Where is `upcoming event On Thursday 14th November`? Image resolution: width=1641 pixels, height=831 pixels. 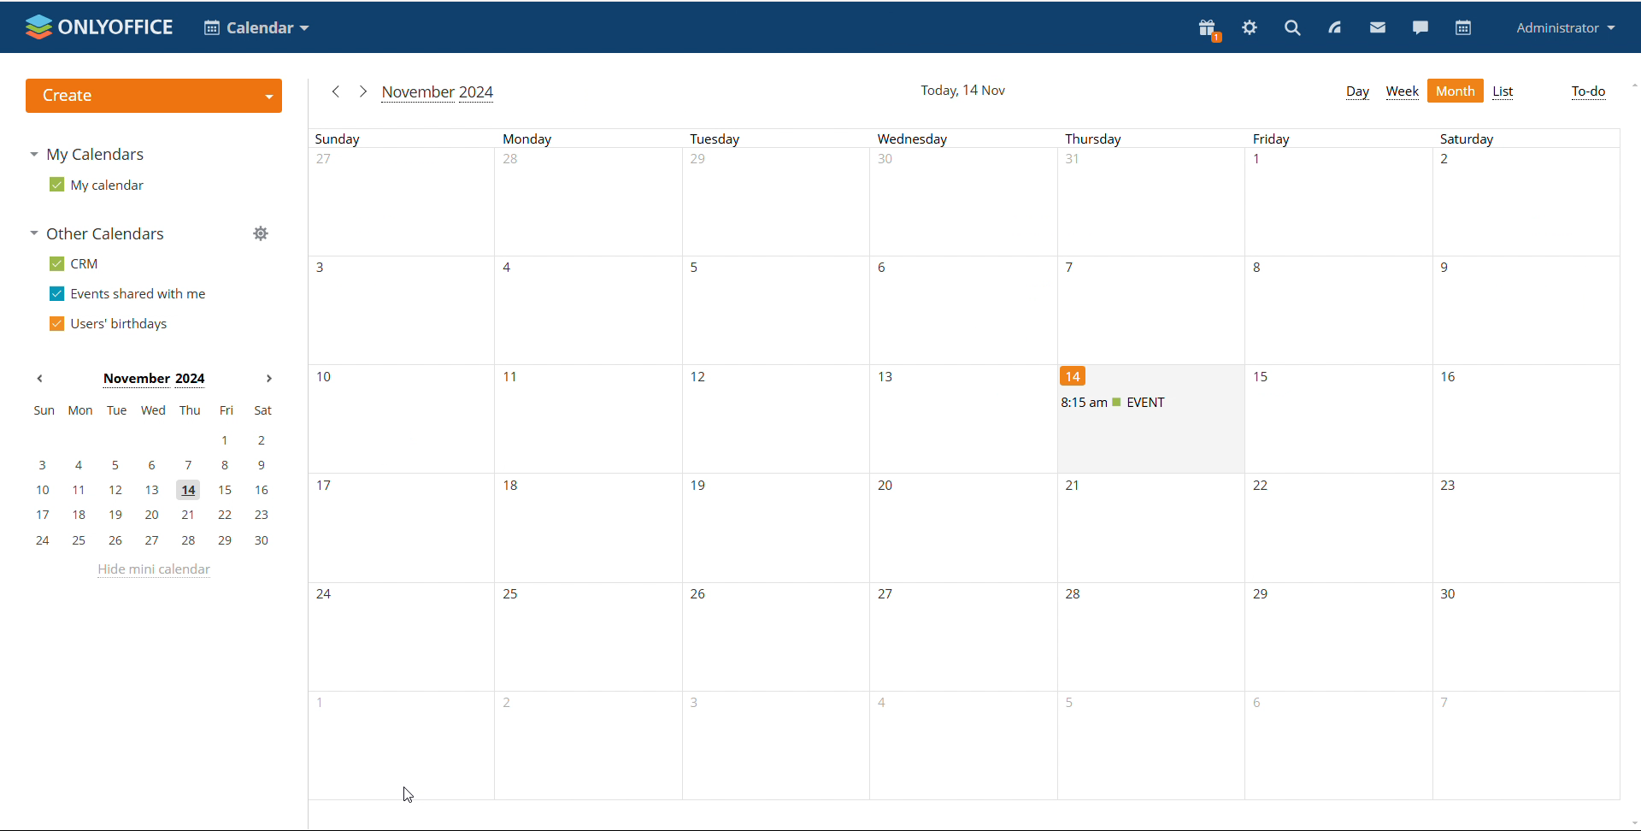 upcoming event On Thursday 14th November is located at coordinates (1151, 403).